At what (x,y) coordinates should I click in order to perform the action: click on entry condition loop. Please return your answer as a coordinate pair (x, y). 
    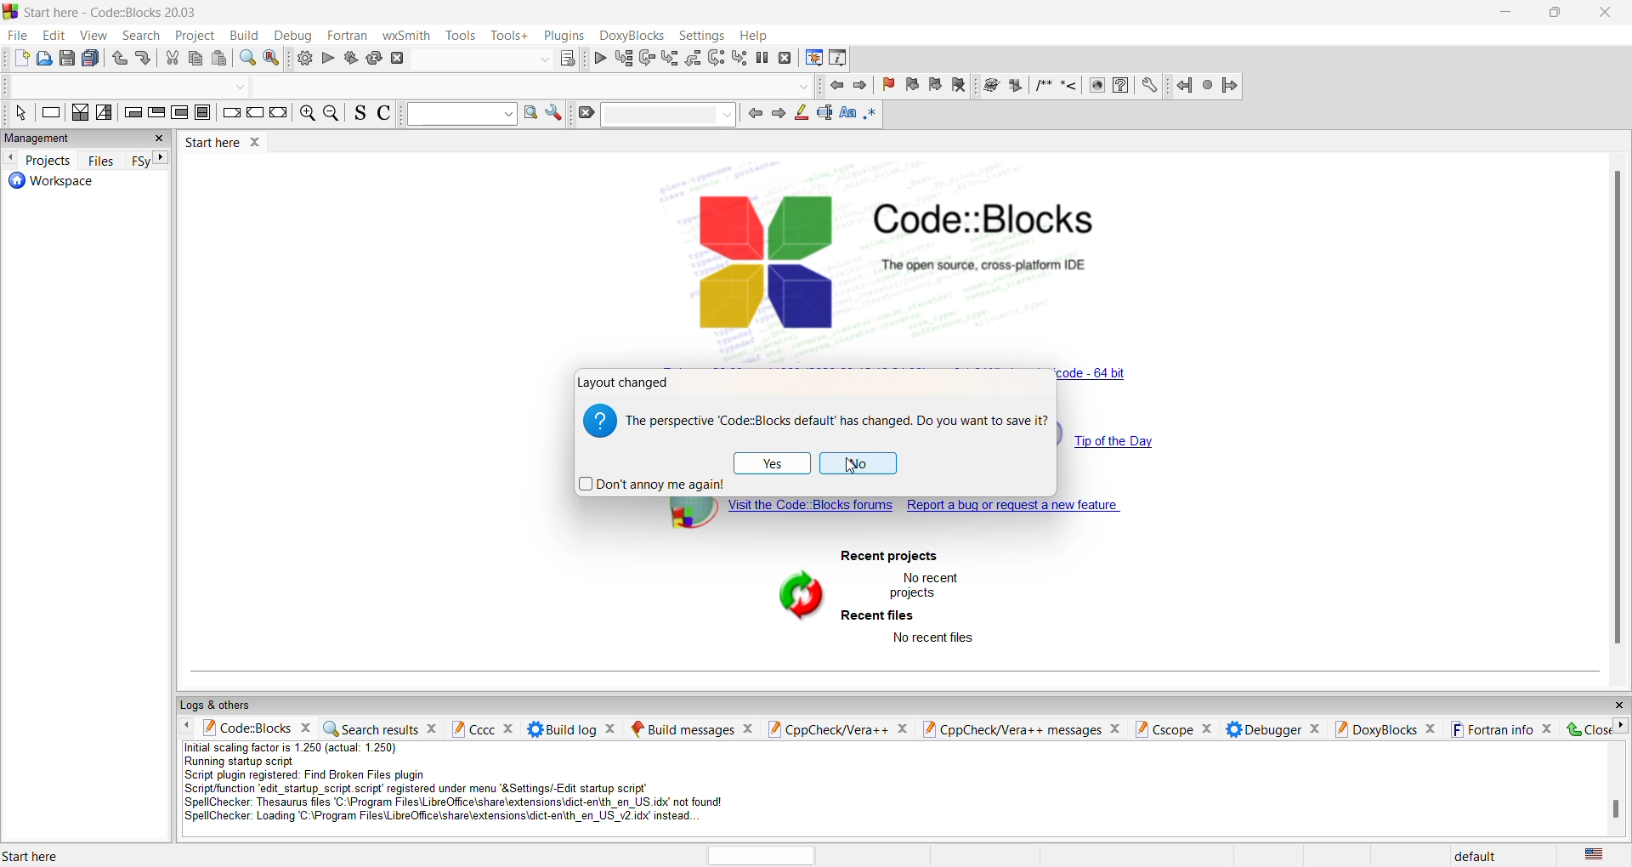
    Looking at the image, I should click on (131, 113).